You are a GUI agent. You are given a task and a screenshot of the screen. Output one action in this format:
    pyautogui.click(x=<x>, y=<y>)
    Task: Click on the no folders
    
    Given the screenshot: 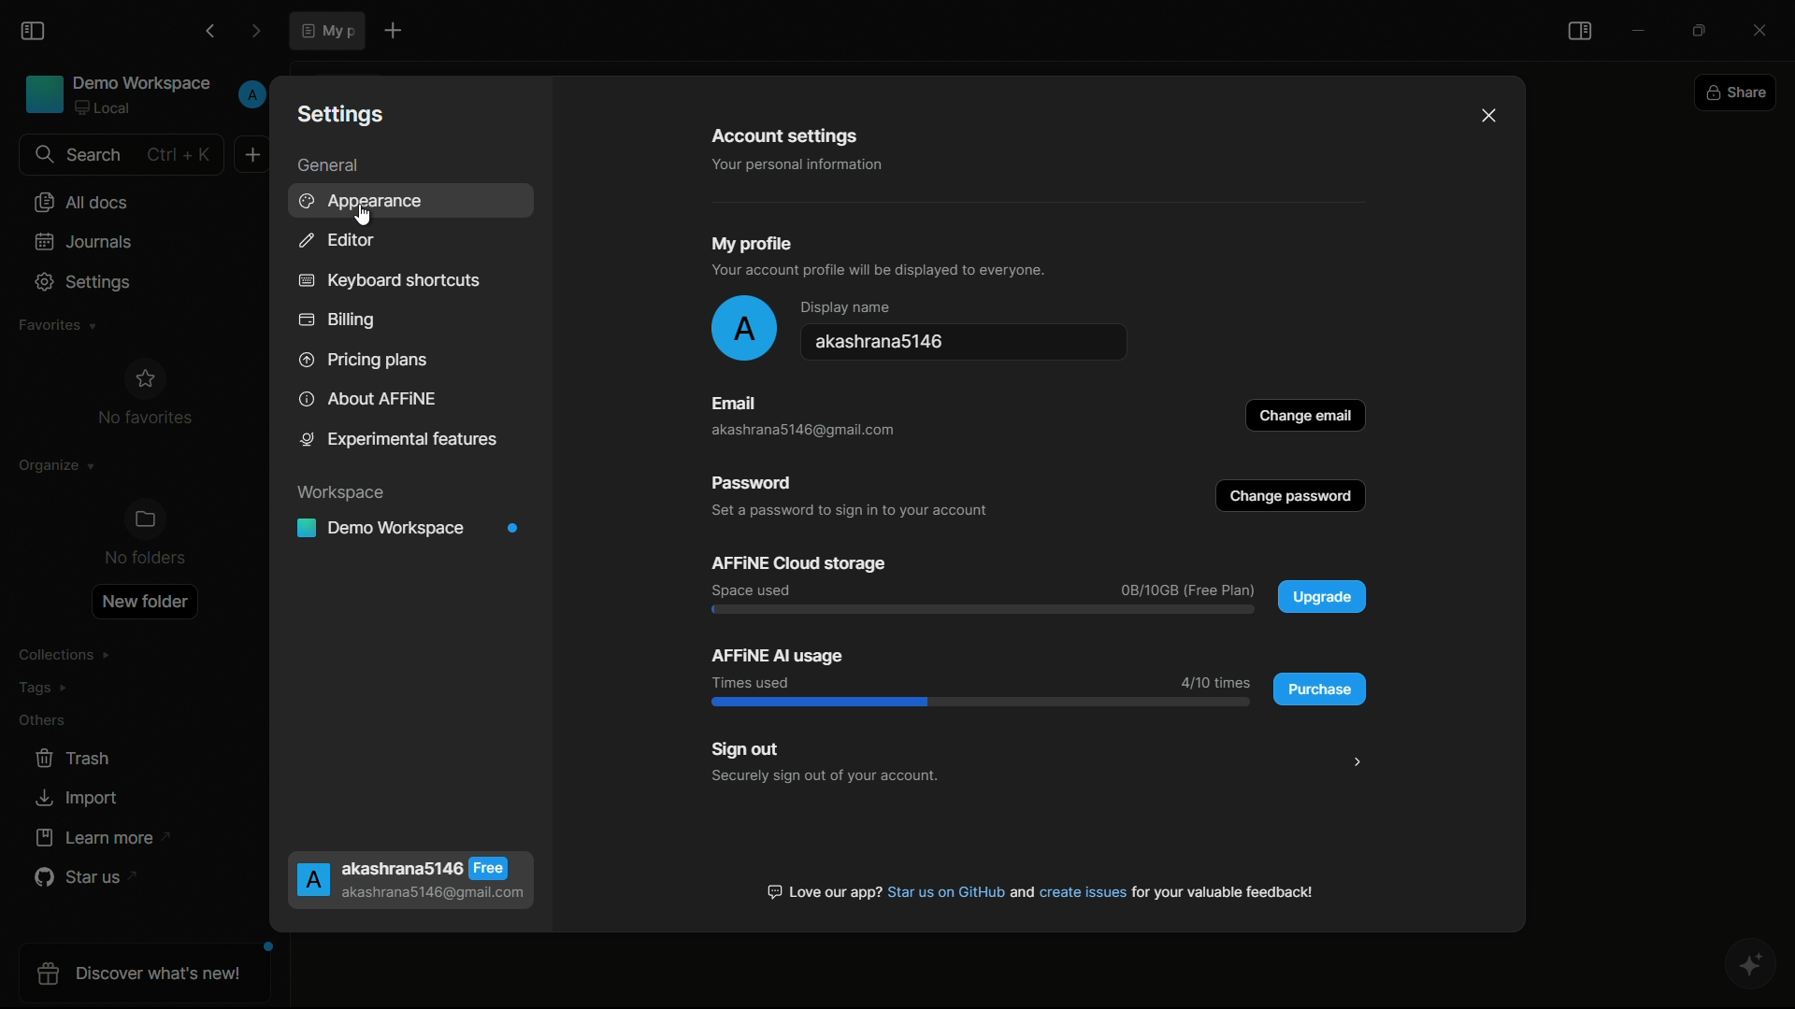 What is the action you would take?
    pyautogui.click(x=148, y=535)
    